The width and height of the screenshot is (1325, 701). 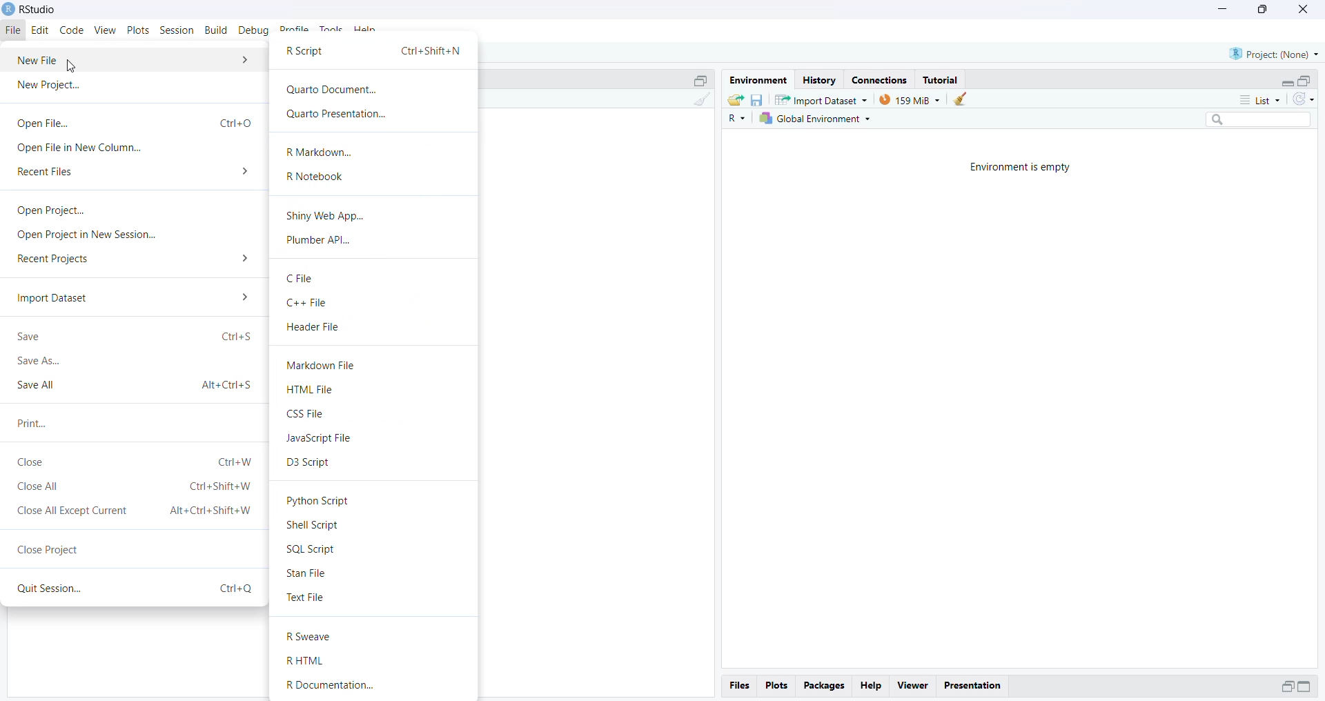 I want to click on Shell Script, so click(x=315, y=526).